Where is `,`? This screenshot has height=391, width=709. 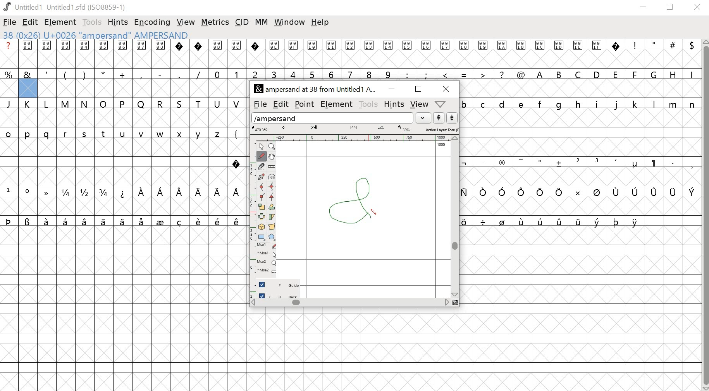
, is located at coordinates (692, 165).